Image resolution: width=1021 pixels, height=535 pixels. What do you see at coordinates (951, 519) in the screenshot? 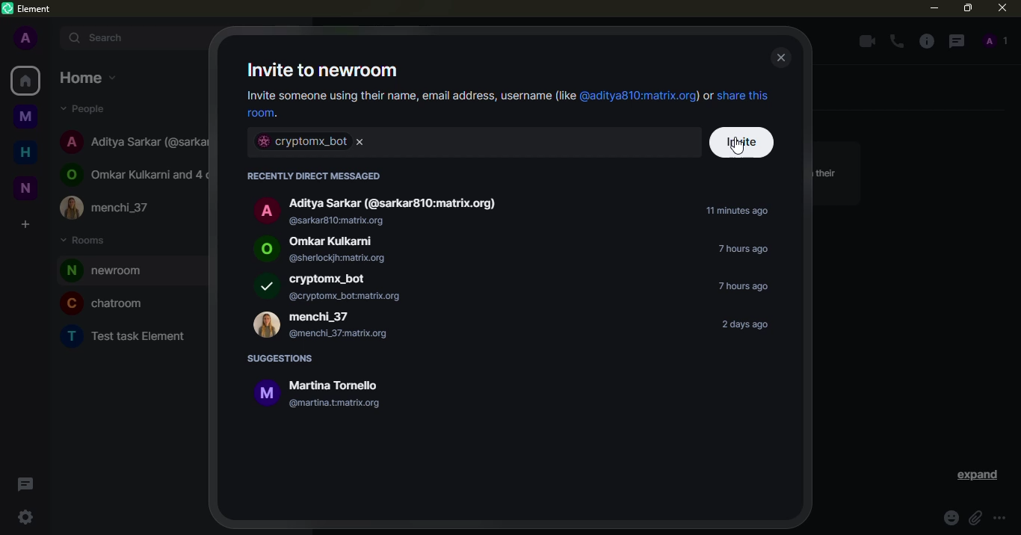
I see `emoji` at bounding box center [951, 519].